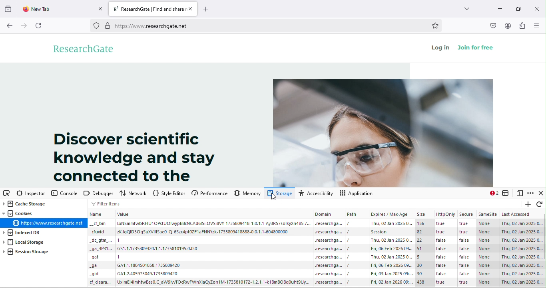  Describe the element at coordinates (523, 265) in the screenshot. I see `date` at that location.